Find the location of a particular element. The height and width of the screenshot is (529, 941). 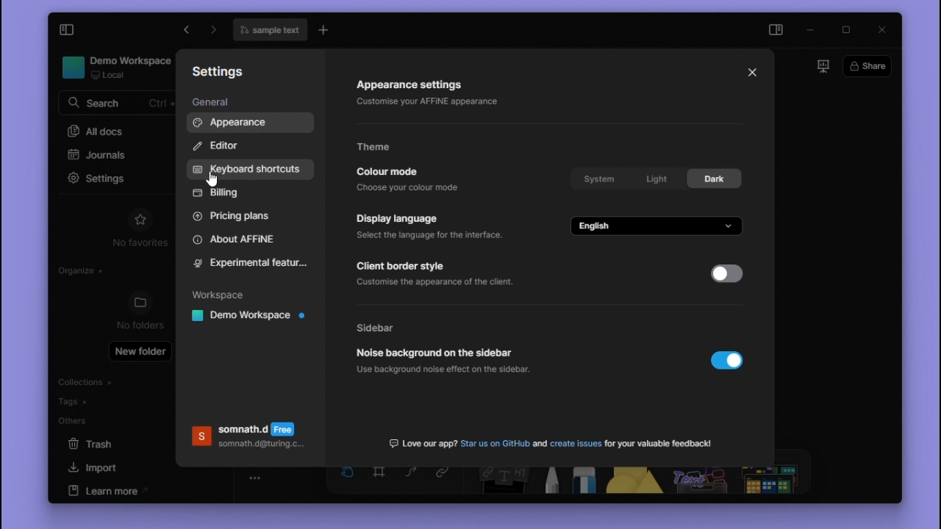

no folders is located at coordinates (138, 324).